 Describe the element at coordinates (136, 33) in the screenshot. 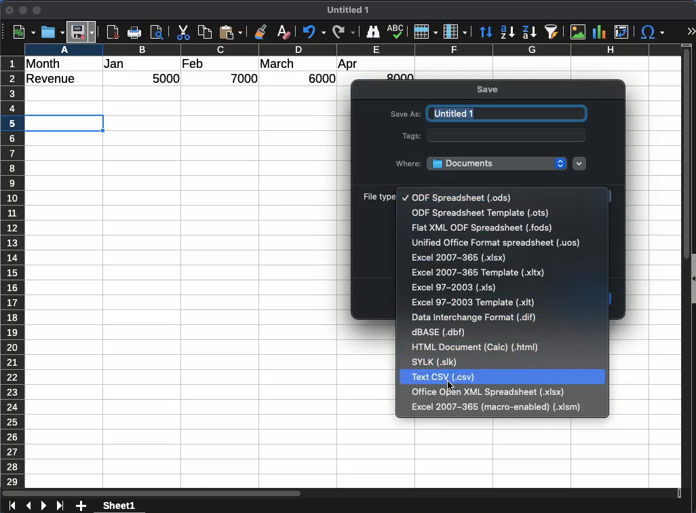

I see `Print` at that location.